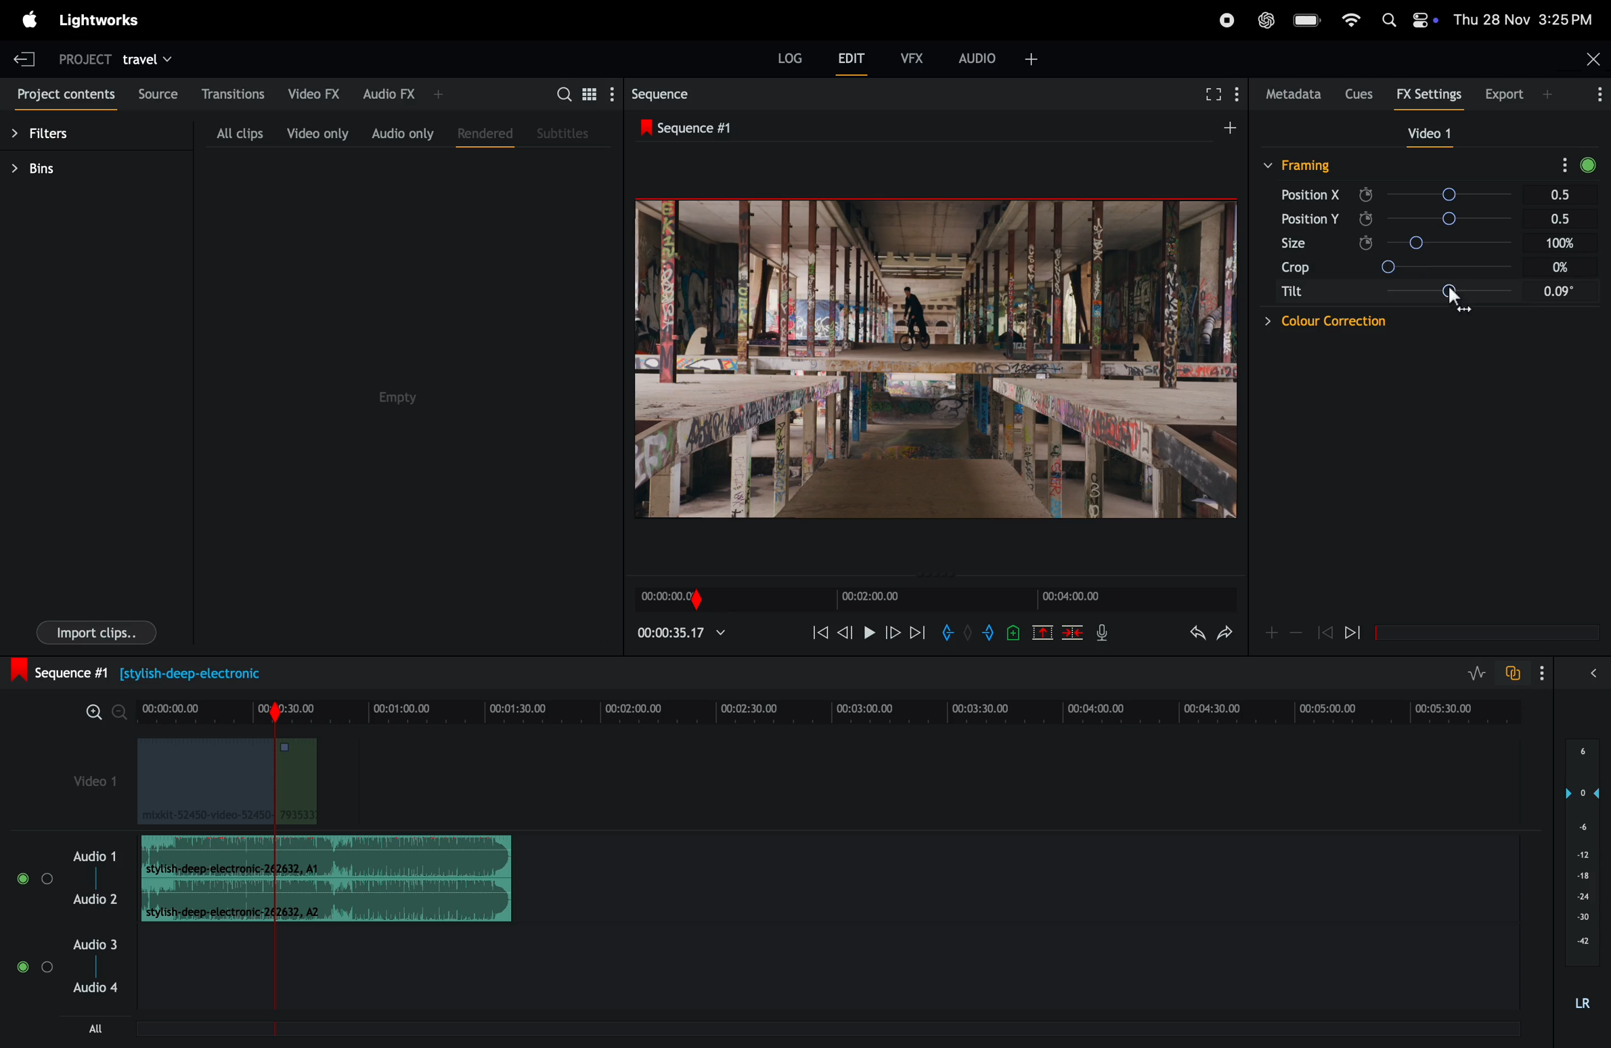 This screenshot has width=1611, height=1048. I want to click on Fx settings, so click(1429, 95).